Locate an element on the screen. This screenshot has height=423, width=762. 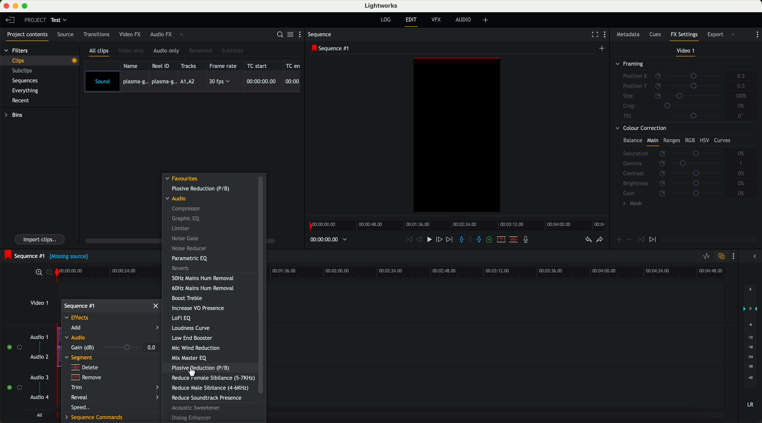
jump to previous keyframe is located at coordinates (641, 241).